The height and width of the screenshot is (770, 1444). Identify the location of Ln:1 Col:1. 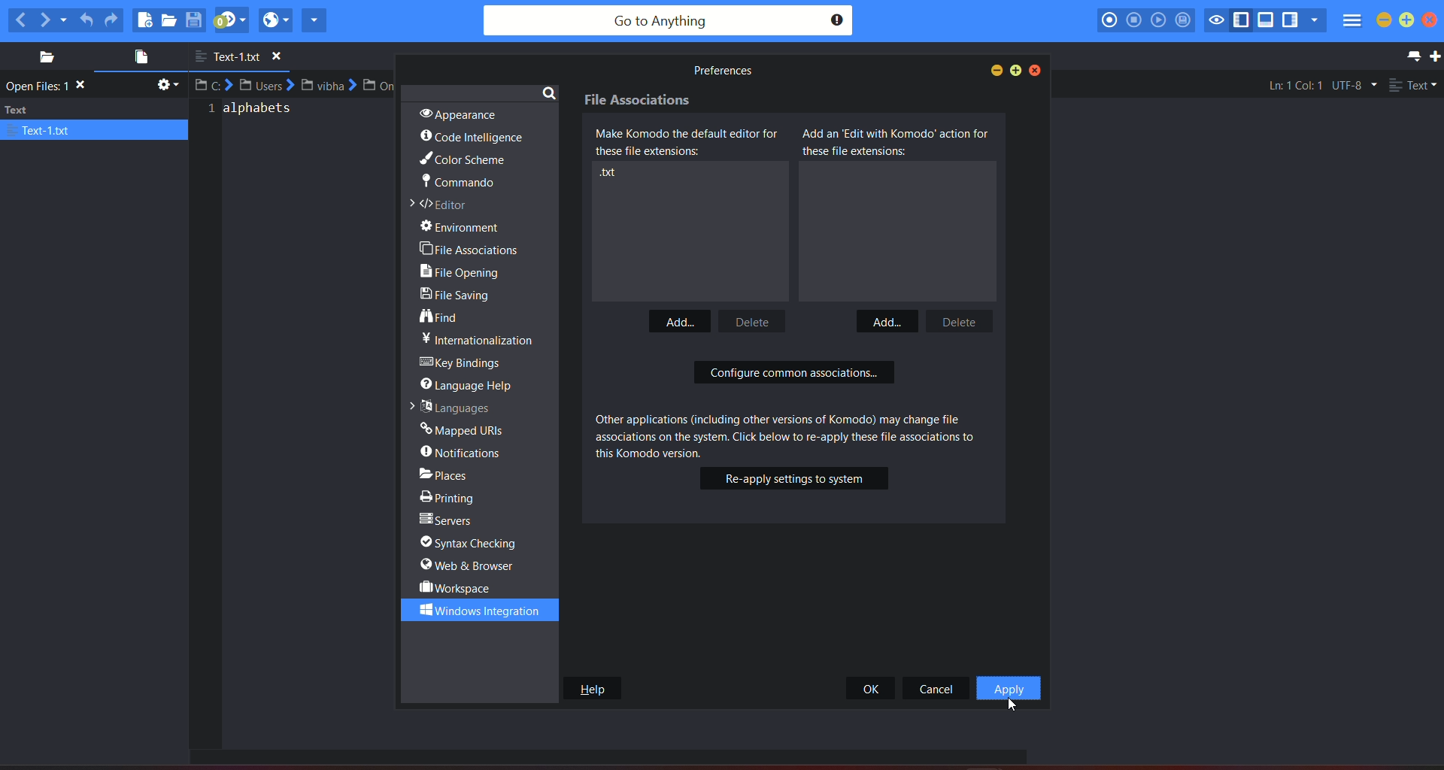
(1291, 85).